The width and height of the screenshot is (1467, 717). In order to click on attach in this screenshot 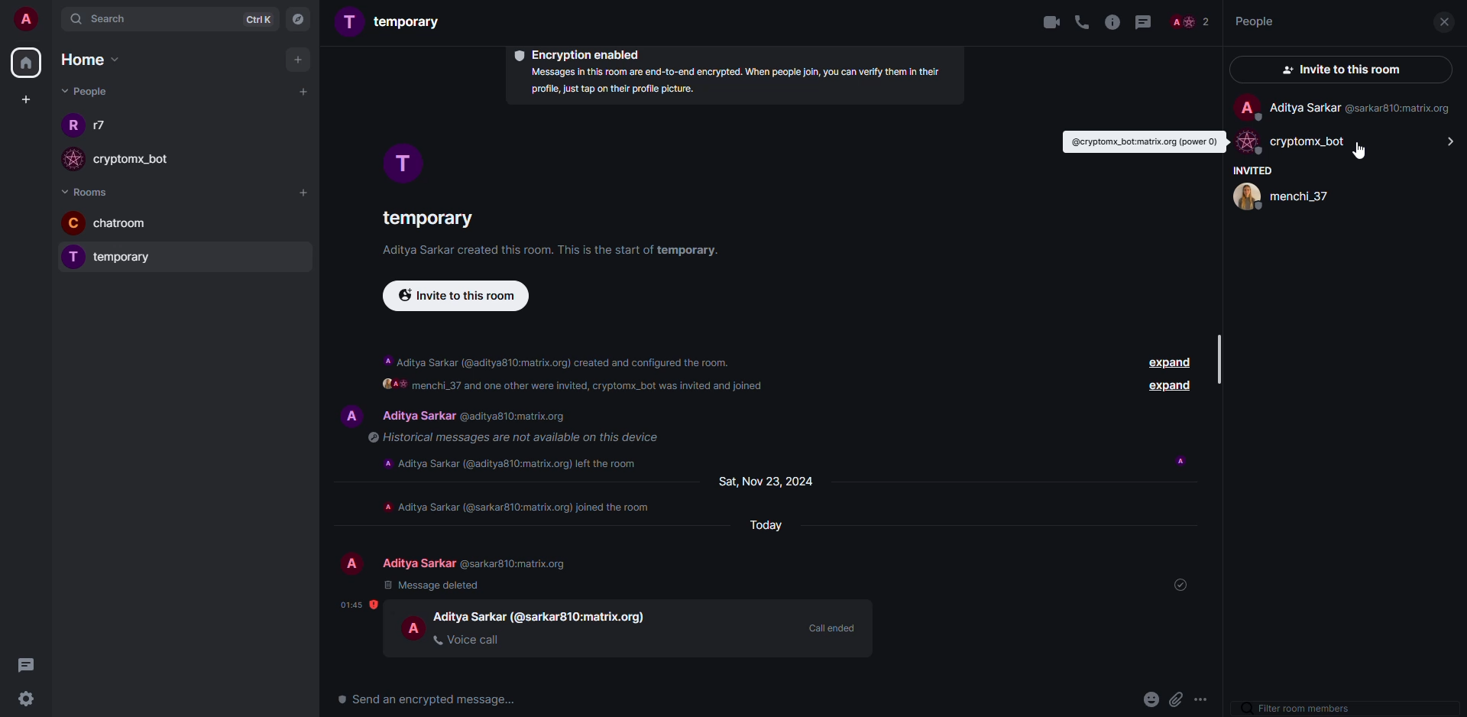, I will do `click(1177, 700)`.